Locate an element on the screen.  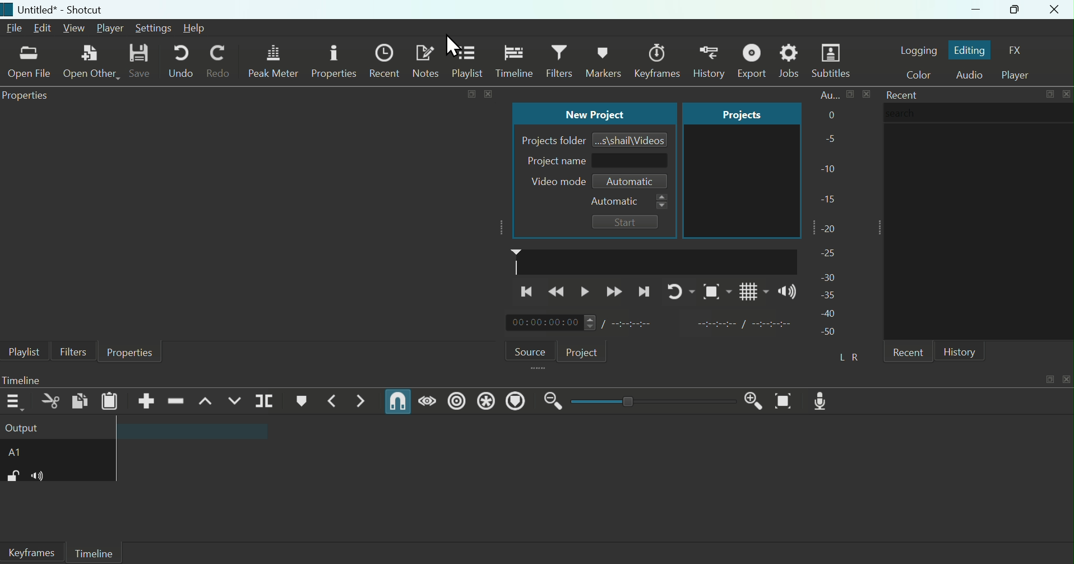
...s\shail\Videos is located at coordinates (632, 139).